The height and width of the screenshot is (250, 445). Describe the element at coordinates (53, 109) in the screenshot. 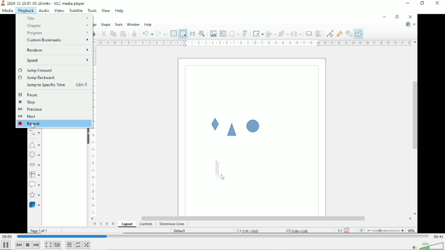

I see `Previous` at that location.